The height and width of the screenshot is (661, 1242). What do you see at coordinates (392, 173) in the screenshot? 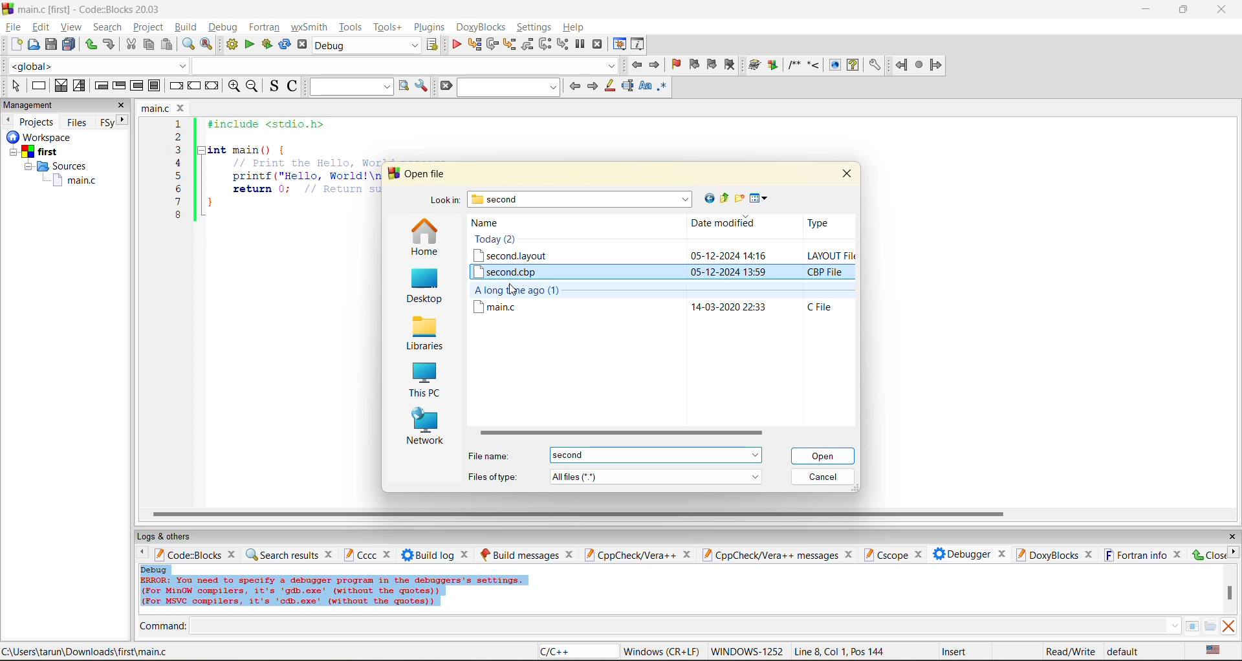
I see `logo` at bounding box center [392, 173].